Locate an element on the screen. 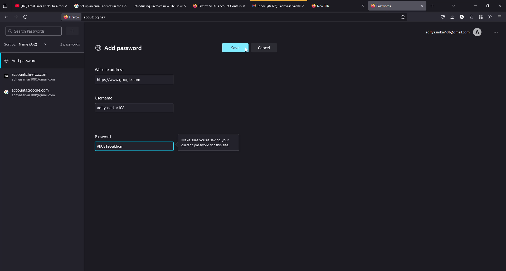 Image resolution: width=506 pixels, height=271 pixels. tab is located at coordinates (323, 6).